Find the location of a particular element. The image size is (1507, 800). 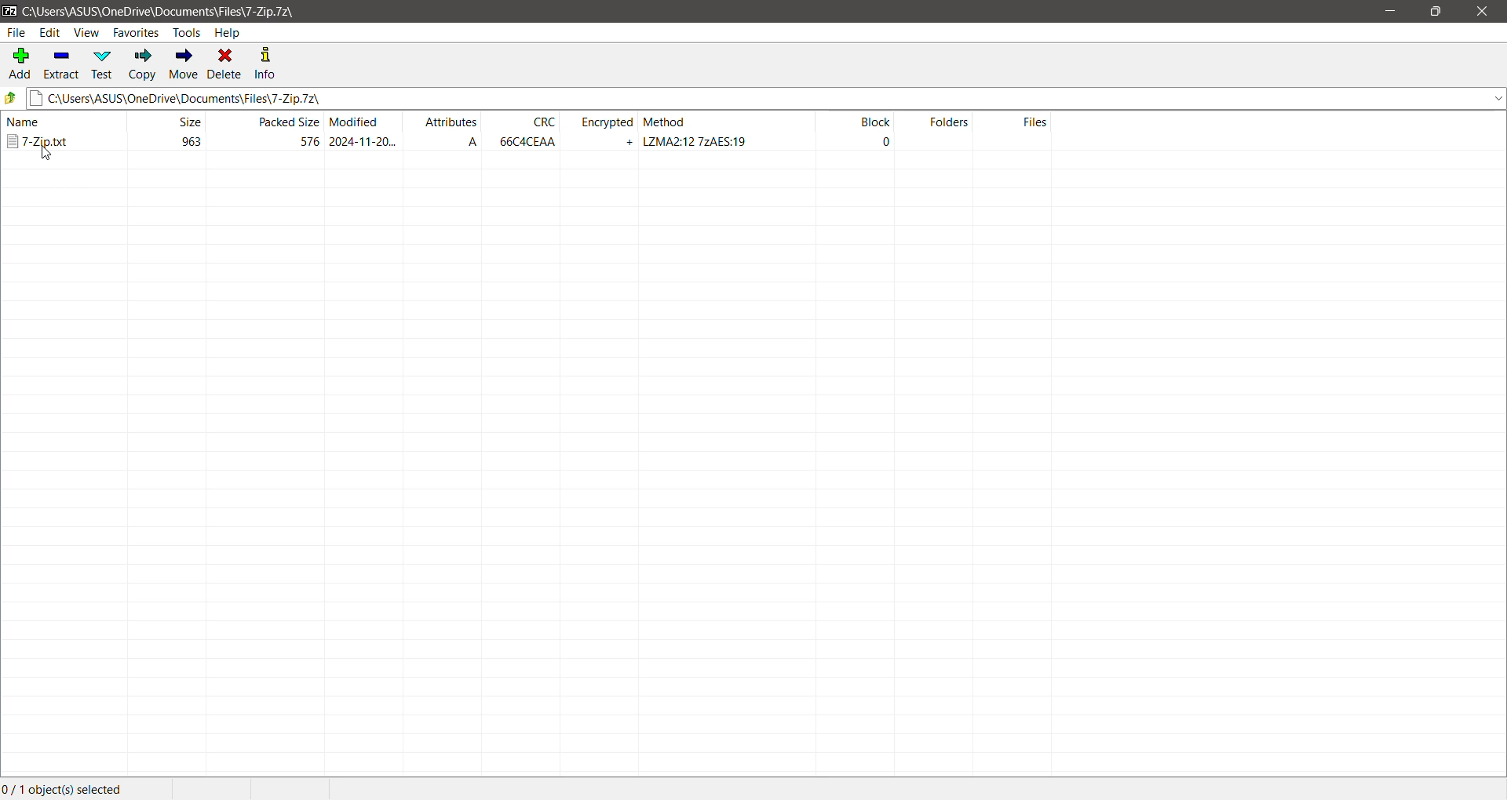

Files is located at coordinates (1027, 133).